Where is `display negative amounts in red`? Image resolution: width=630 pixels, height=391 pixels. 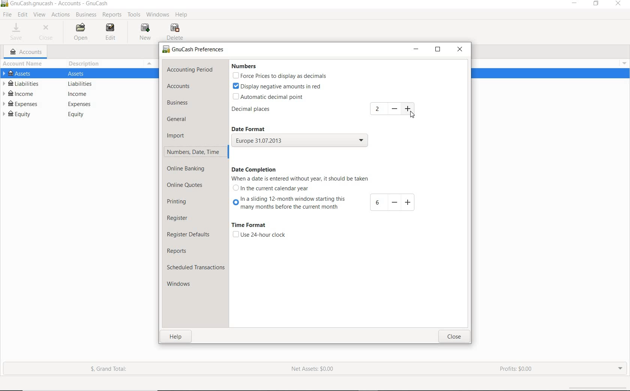 display negative amounts in red is located at coordinates (277, 86).